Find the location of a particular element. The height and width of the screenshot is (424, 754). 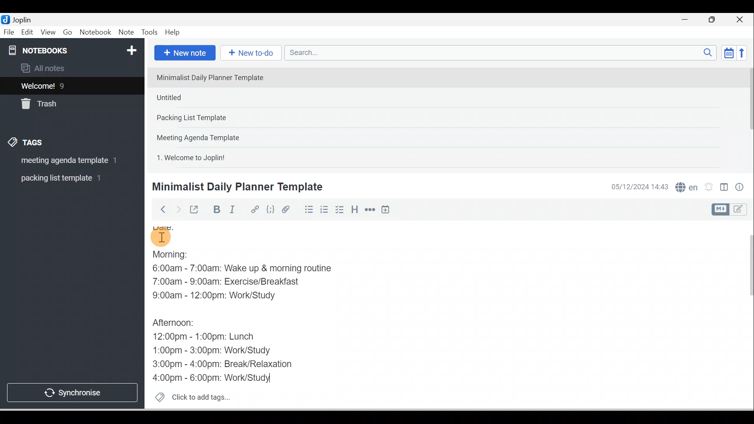

Toggle editors is located at coordinates (724, 188).